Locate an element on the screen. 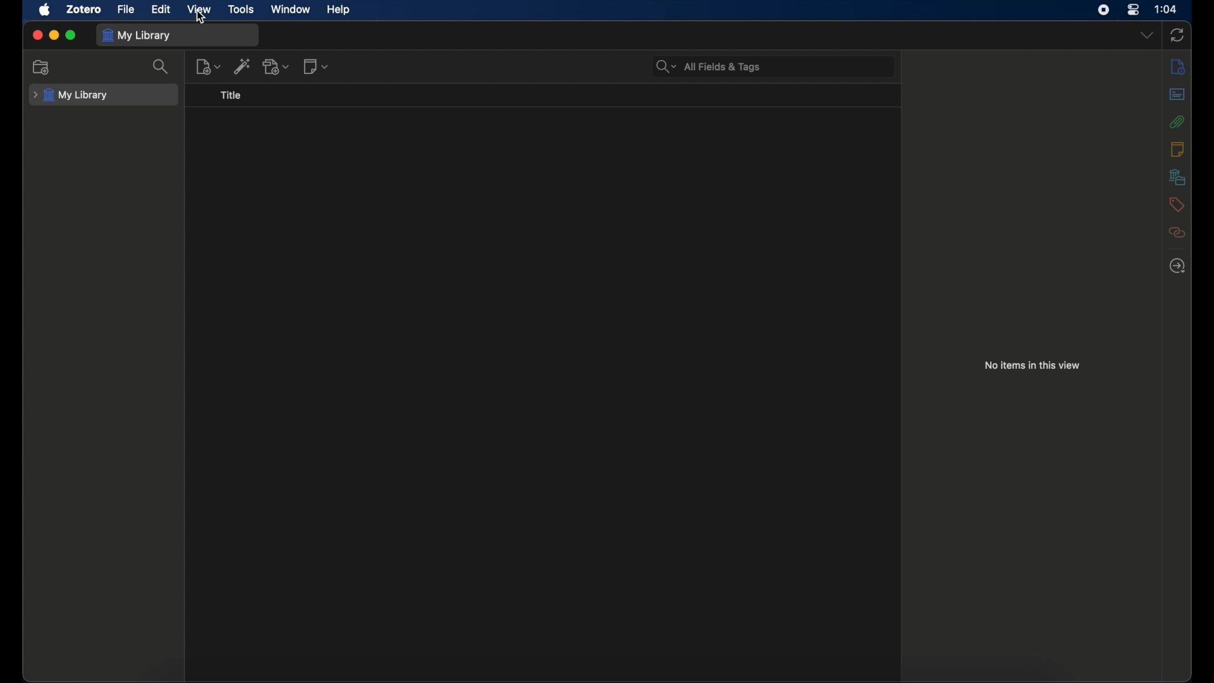 This screenshot has width=1214, height=683. new item is located at coordinates (209, 67).